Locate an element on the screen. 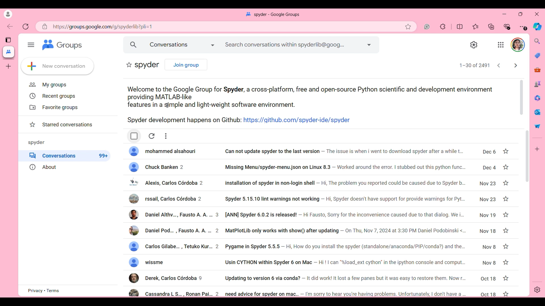 Image resolution: width=545 pixels, height=306 pixels. Visit site information is located at coordinates (45, 27).